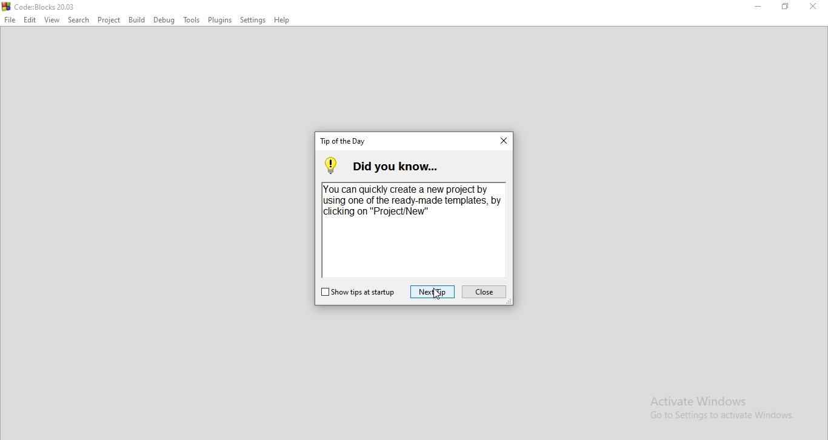  What do you see at coordinates (108, 20) in the screenshot?
I see `Plugins ` at bounding box center [108, 20].